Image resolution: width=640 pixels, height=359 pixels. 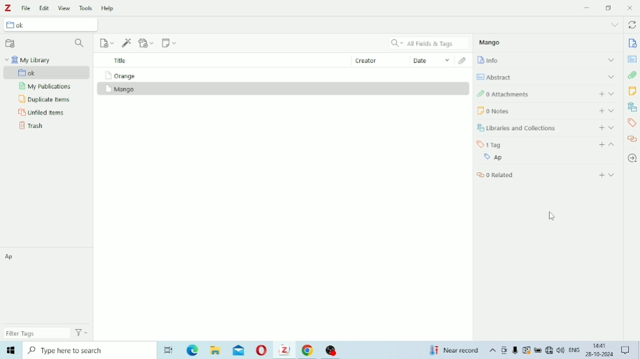 I want to click on Creator, so click(x=380, y=59).